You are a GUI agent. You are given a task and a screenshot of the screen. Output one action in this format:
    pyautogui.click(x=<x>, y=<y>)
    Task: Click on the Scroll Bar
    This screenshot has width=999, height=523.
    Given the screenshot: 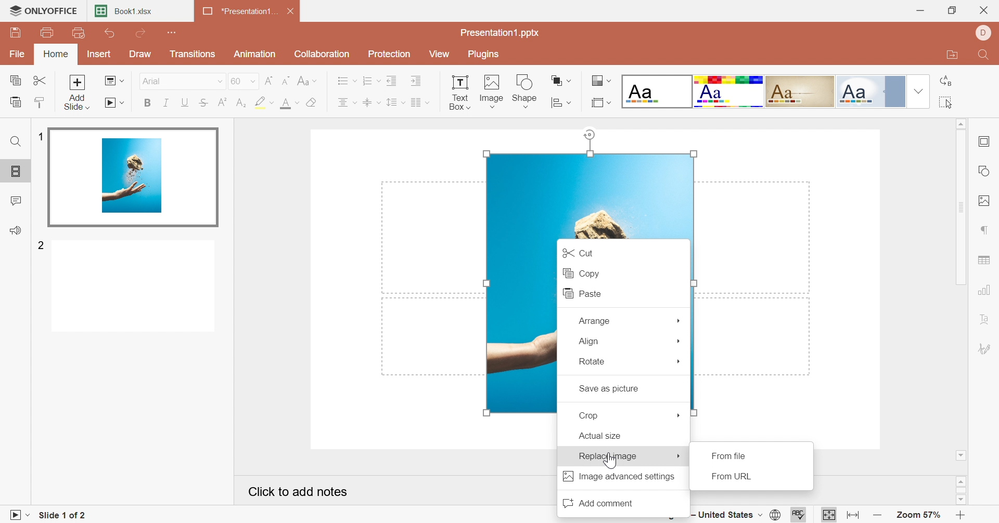 What is the action you would take?
    pyautogui.click(x=961, y=207)
    